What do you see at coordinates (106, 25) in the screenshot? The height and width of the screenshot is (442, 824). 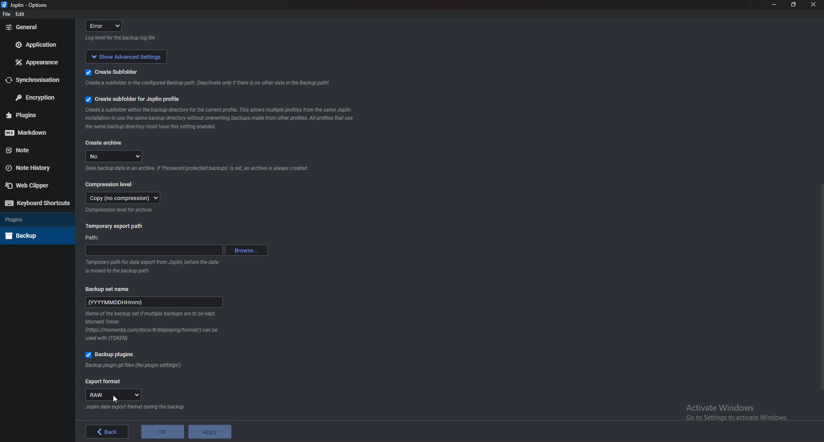 I see `error` at bounding box center [106, 25].